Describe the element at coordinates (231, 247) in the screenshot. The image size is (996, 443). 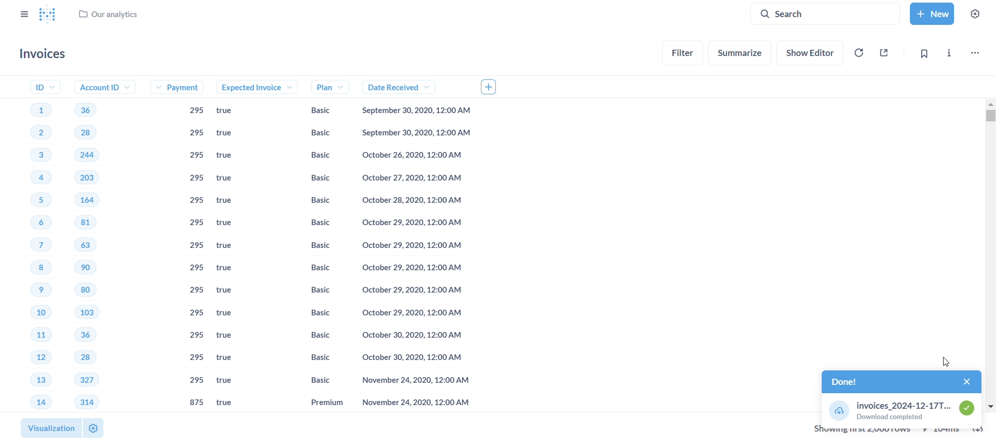
I see `true` at that location.